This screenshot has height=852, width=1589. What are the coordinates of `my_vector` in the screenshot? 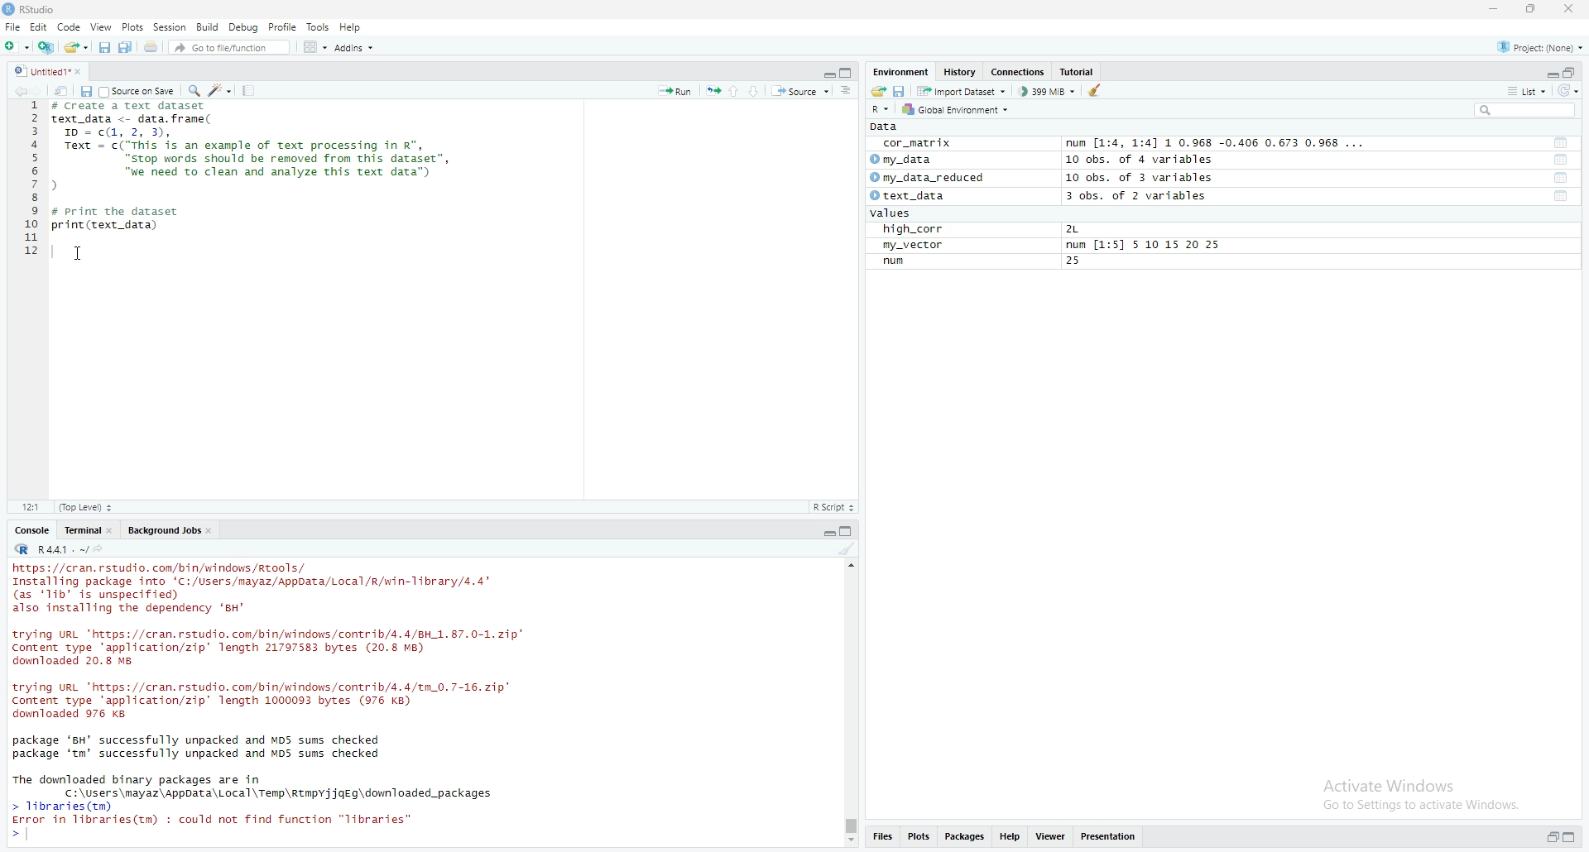 It's located at (915, 246).